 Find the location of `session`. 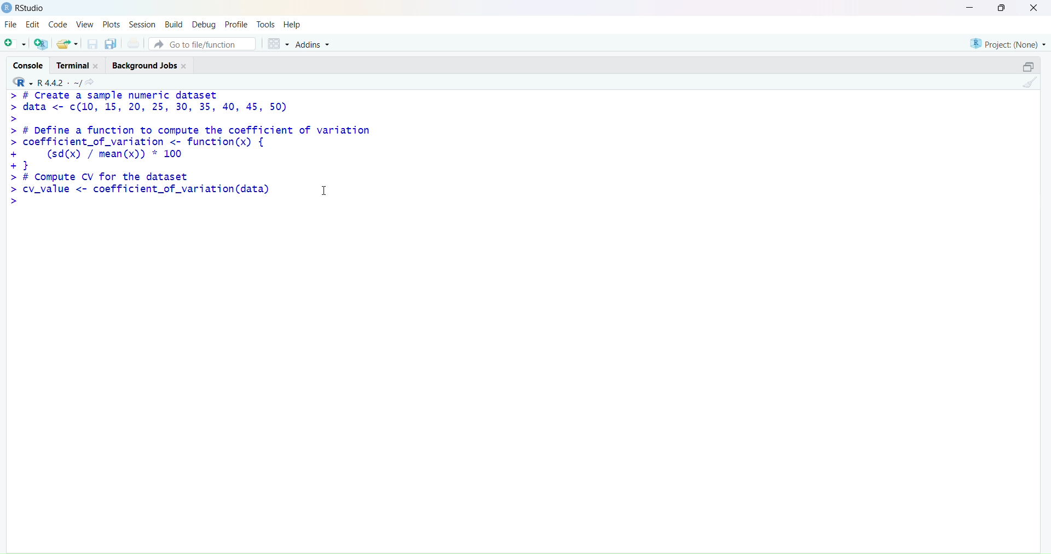

session is located at coordinates (142, 25).